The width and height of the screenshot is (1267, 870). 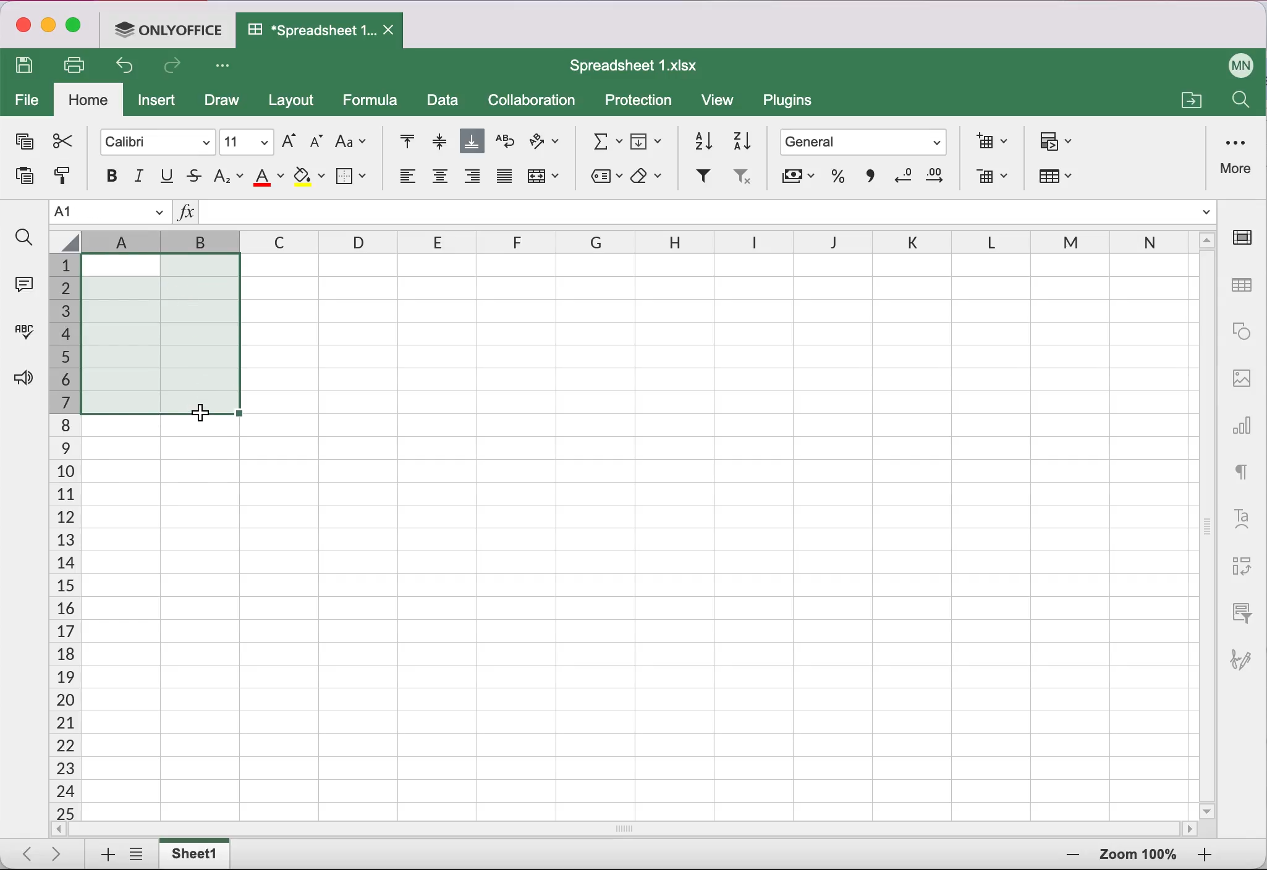 What do you see at coordinates (309, 177) in the screenshot?
I see `fill color` at bounding box center [309, 177].